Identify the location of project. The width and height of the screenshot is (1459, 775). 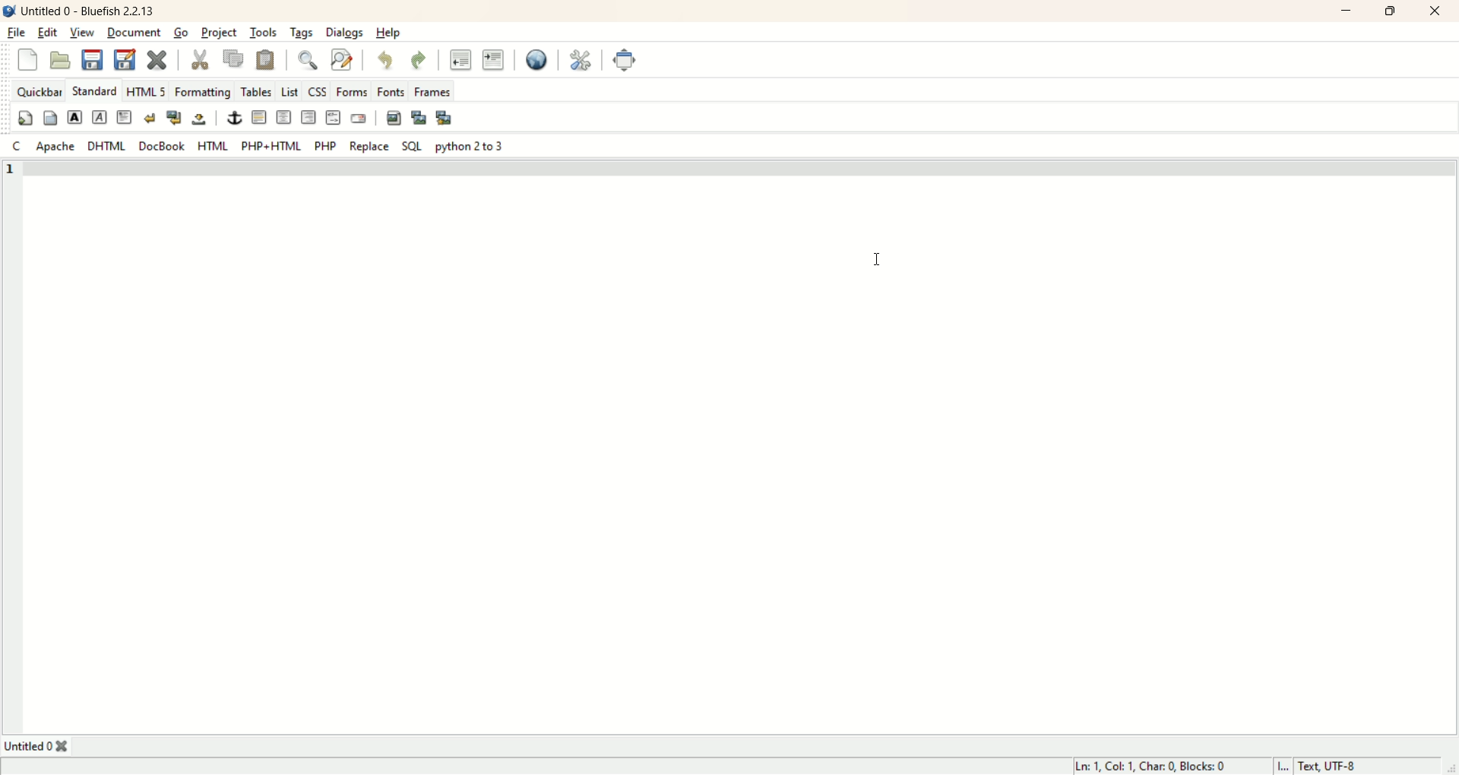
(220, 33).